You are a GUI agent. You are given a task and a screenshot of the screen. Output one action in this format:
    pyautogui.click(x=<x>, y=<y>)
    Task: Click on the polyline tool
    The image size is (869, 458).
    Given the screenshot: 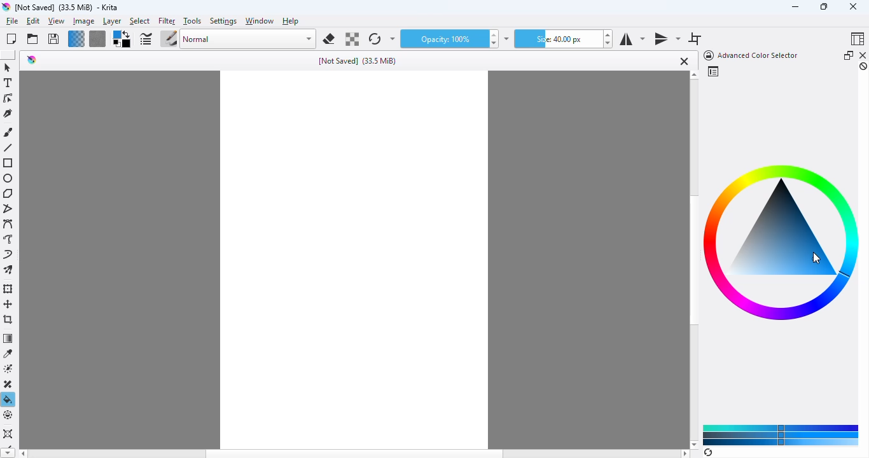 What is the action you would take?
    pyautogui.click(x=10, y=209)
    